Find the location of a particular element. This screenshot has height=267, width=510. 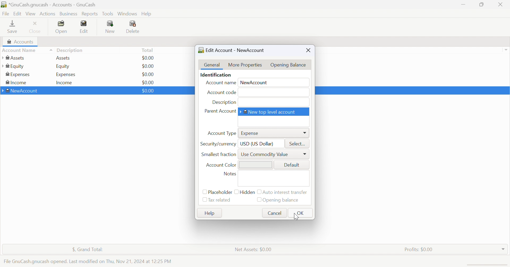

checkbox is located at coordinates (236, 192).